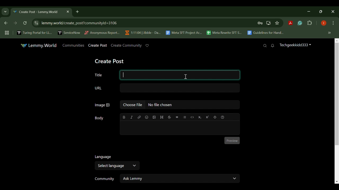 The image size is (339, 190). I want to click on list, so click(185, 117).